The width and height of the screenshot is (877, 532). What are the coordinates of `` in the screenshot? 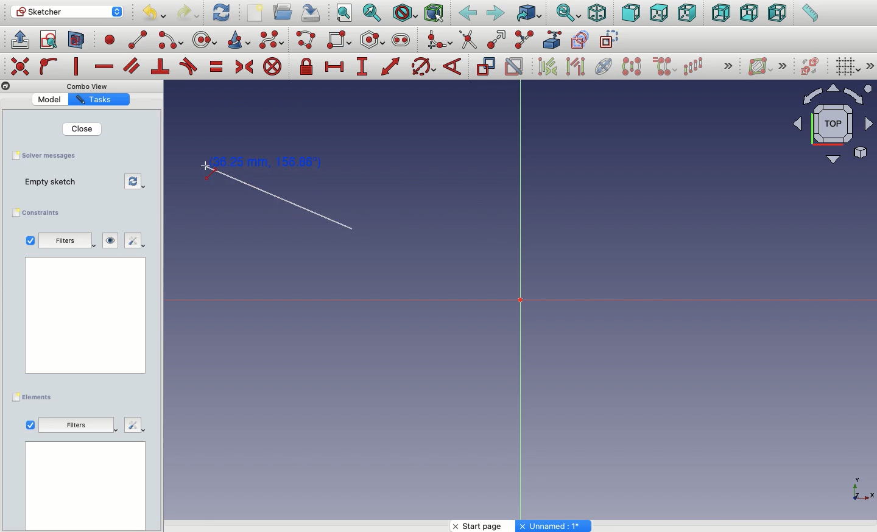 It's located at (19, 65).